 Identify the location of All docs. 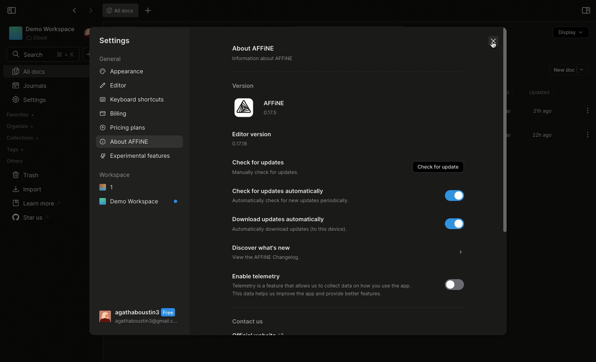
(40, 71).